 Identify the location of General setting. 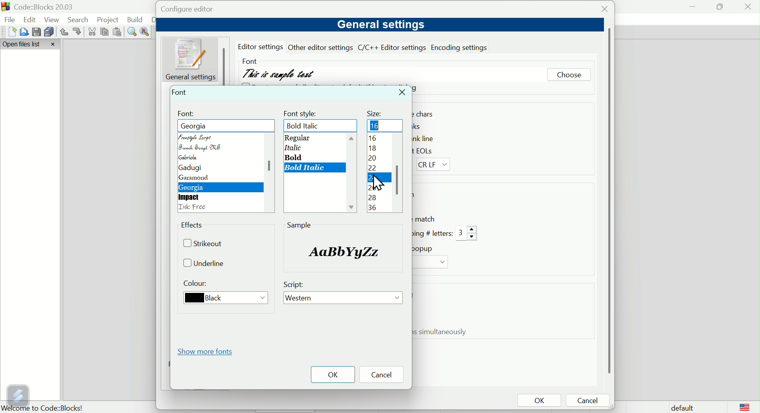
(192, 59).